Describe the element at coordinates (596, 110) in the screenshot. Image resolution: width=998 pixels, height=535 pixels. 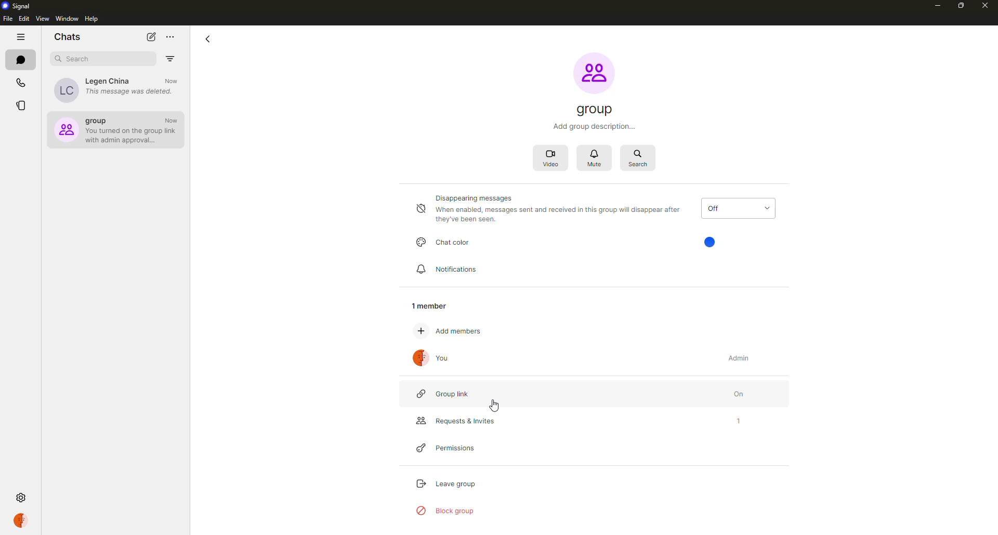
I see `group` at that location.